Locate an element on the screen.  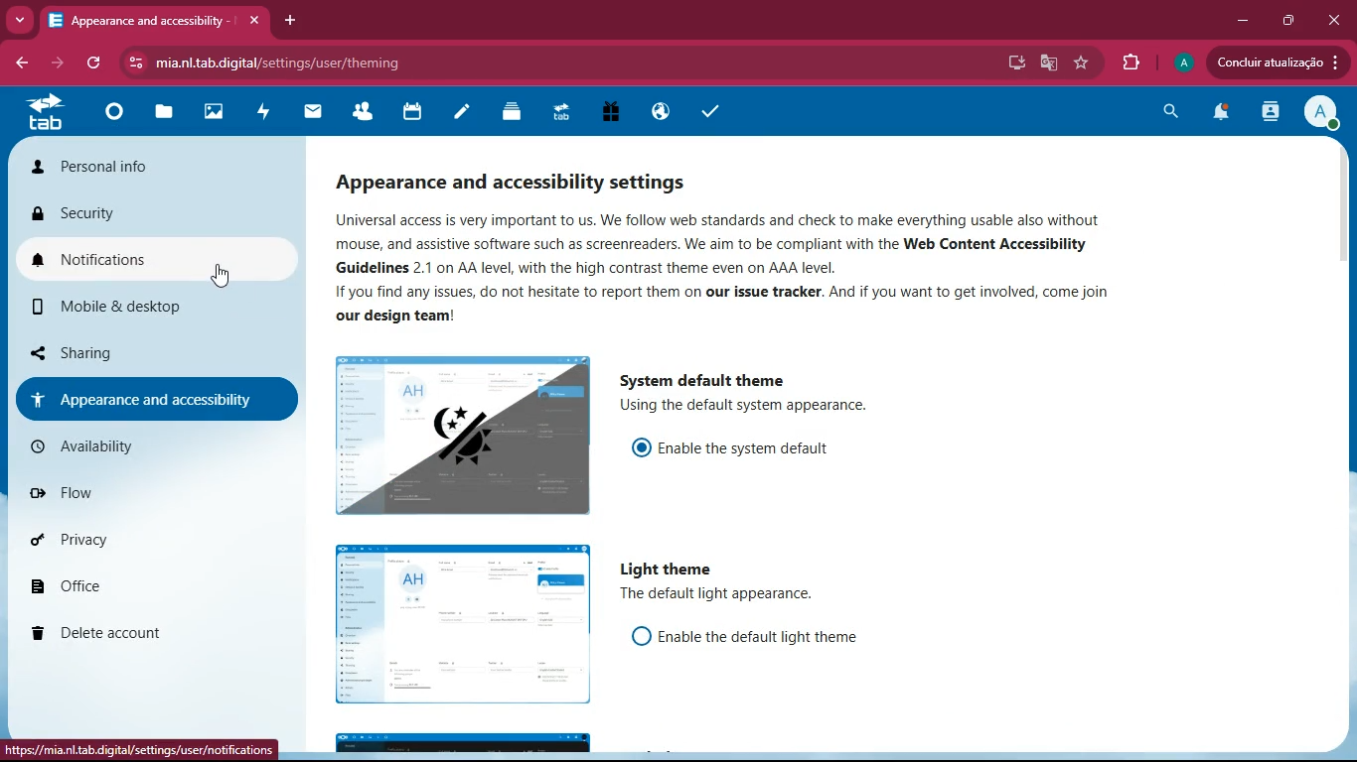
the default theme appearance is located at coordinates (808, 596).